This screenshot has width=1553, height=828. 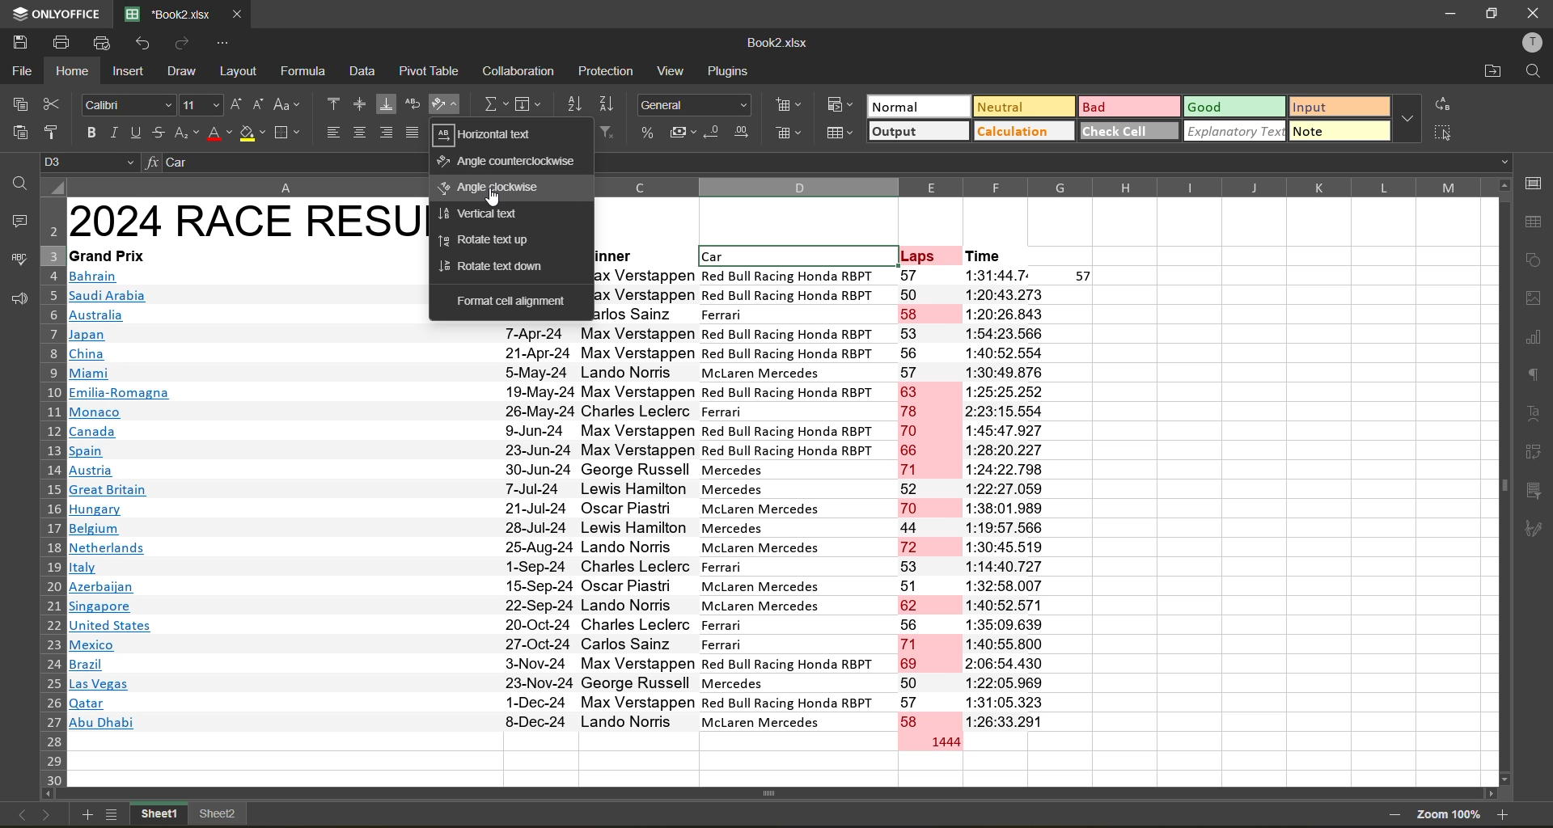 What do you see at coordinates (1533, 451) in the screenshot?
I see `pivot table` at bounding box center [1533, 451].